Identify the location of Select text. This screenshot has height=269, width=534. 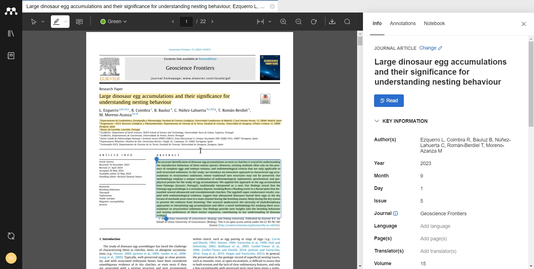
(36, 21).